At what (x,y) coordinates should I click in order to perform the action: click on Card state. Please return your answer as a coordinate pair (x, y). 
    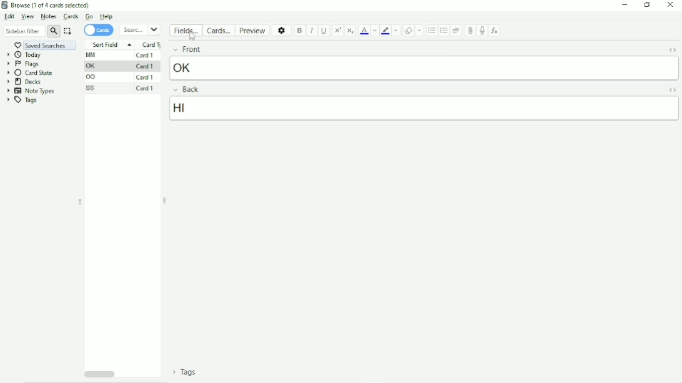
    Looking at the image, I should click on (31, 72).